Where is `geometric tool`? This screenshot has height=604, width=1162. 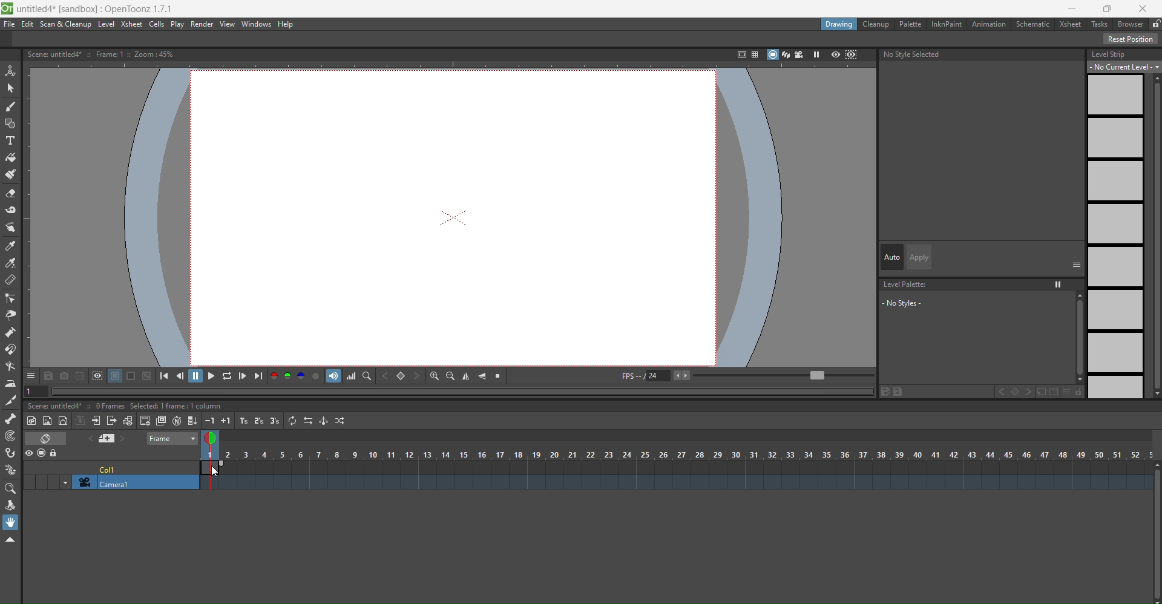
geometric tool is located at coordinates (10, 125).